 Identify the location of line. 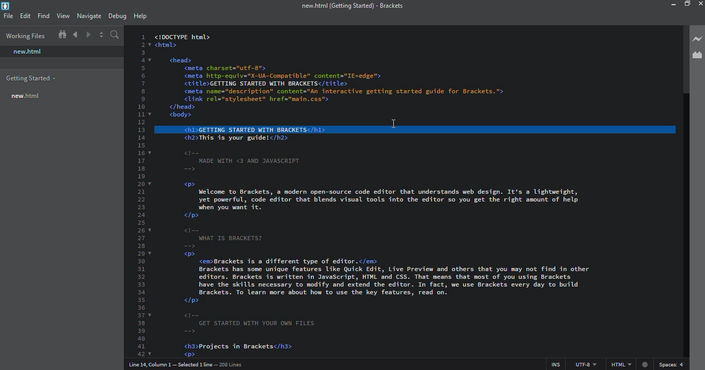
(168, 364).